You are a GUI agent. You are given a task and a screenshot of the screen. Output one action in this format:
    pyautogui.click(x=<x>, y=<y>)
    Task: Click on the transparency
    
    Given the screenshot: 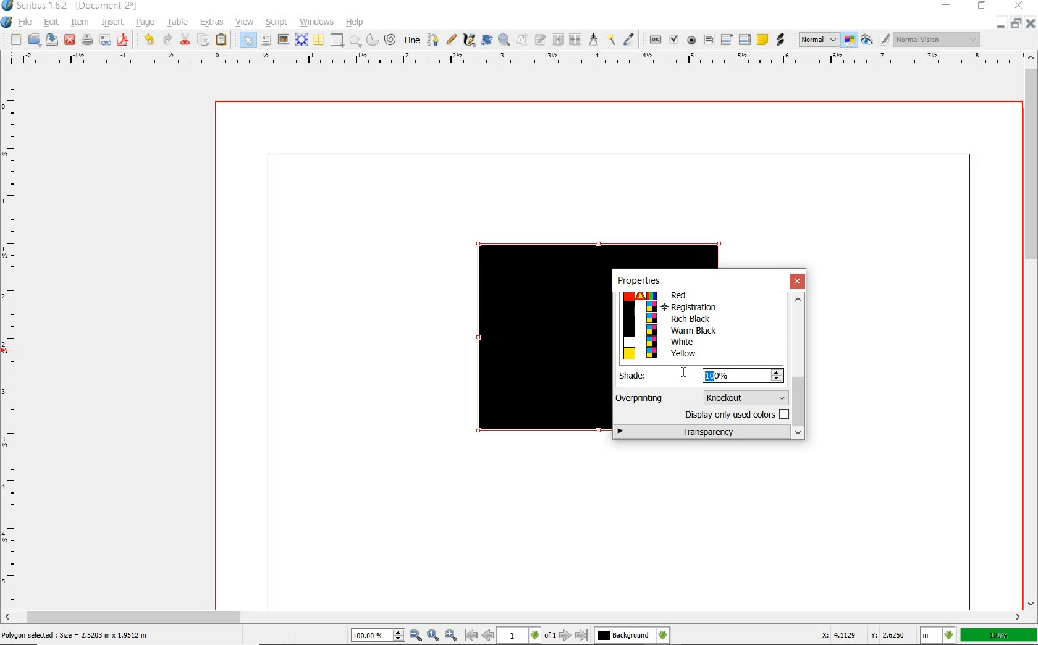 What is the action you would take?
    pyautogui.click(x=703, y=432)
    